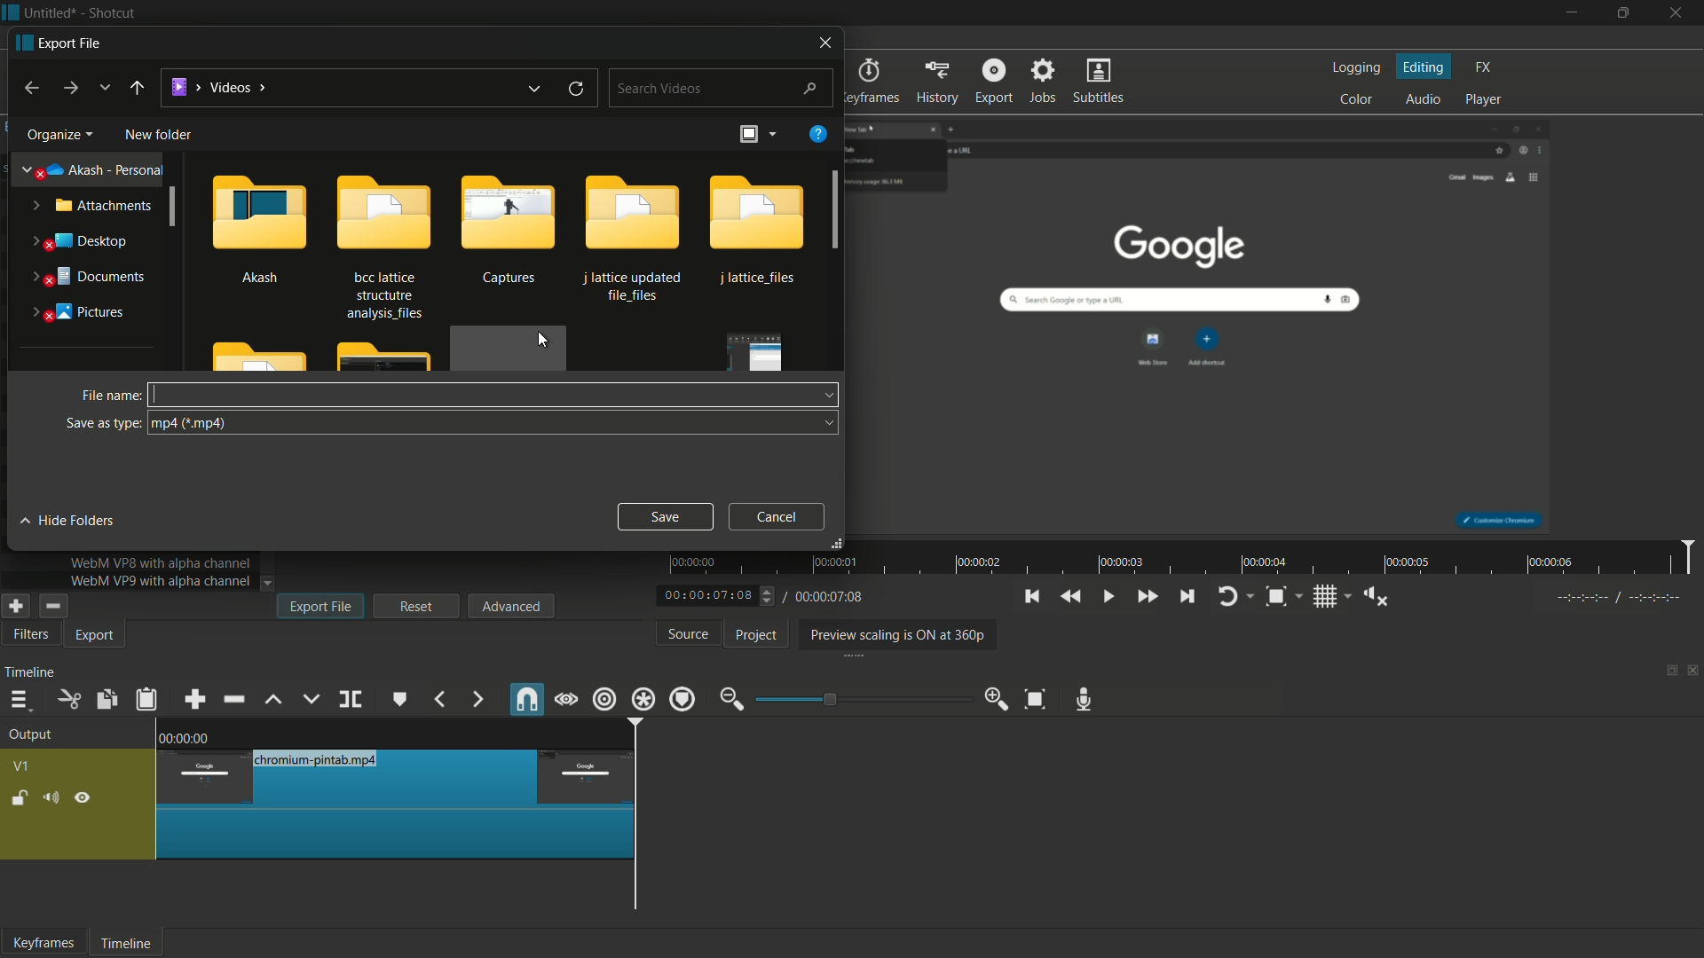  I want to click on zoom timeline to fit, so click(1039, 698).